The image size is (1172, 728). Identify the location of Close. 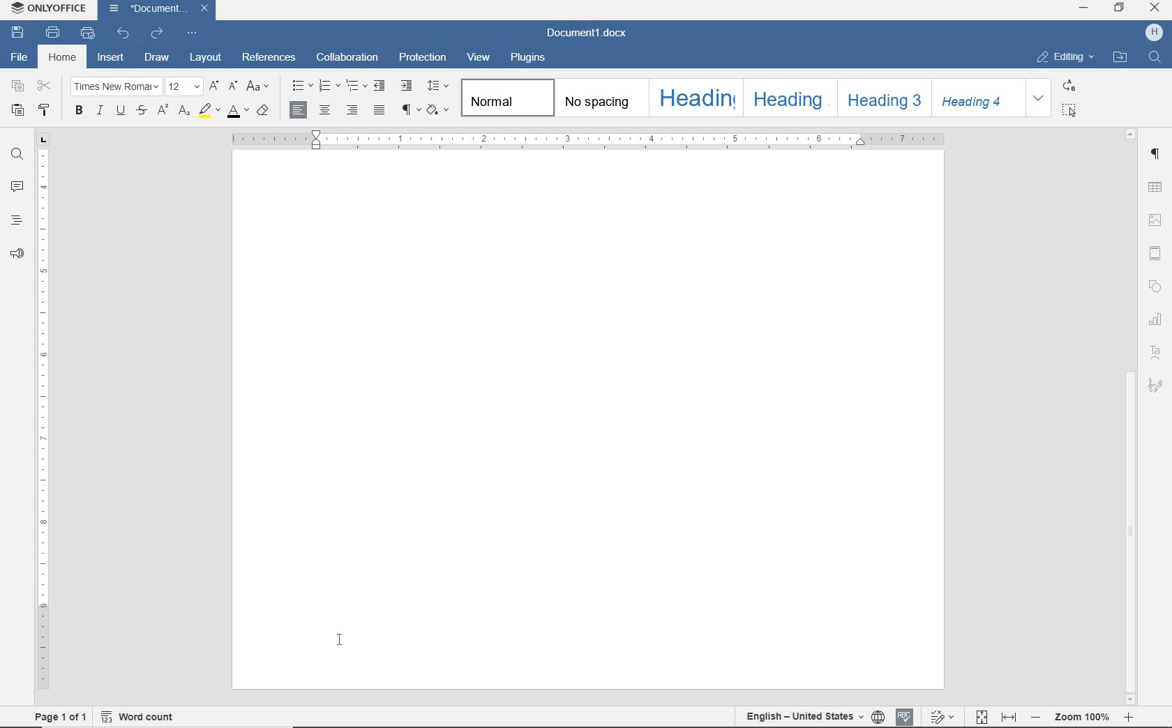
(204, 8).